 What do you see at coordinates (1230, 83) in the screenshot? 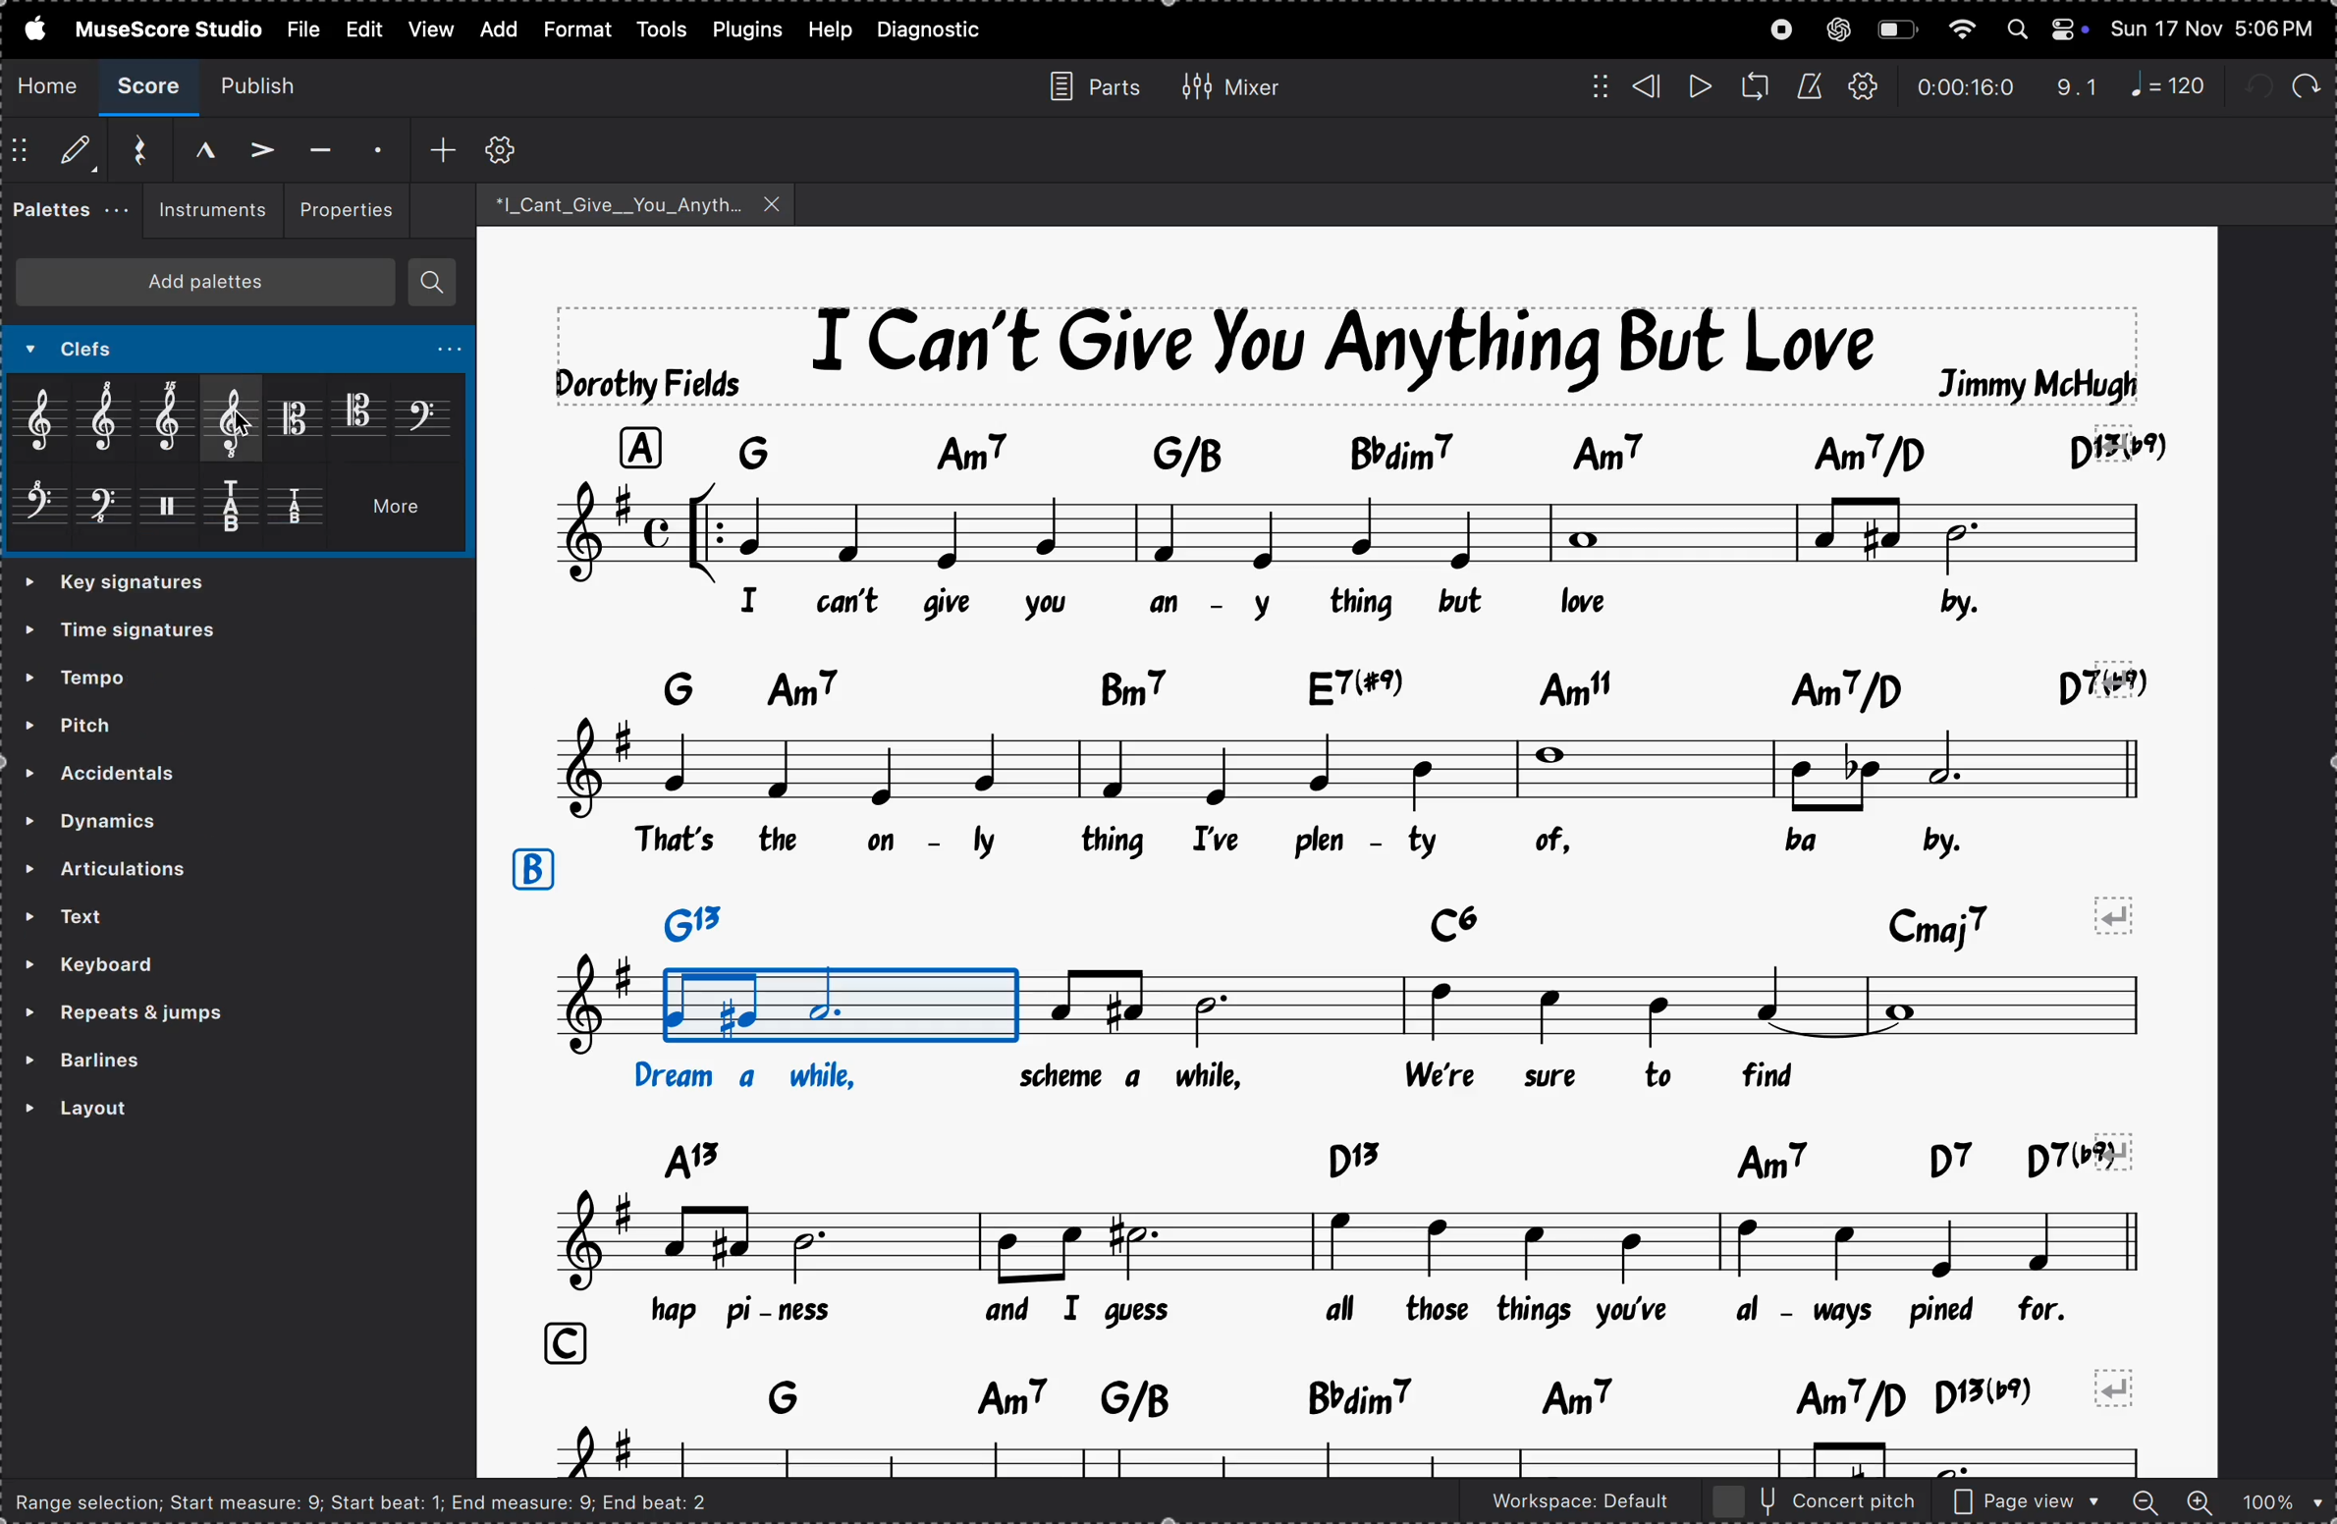
I see `mixer` at bounding box center [1230, 83].